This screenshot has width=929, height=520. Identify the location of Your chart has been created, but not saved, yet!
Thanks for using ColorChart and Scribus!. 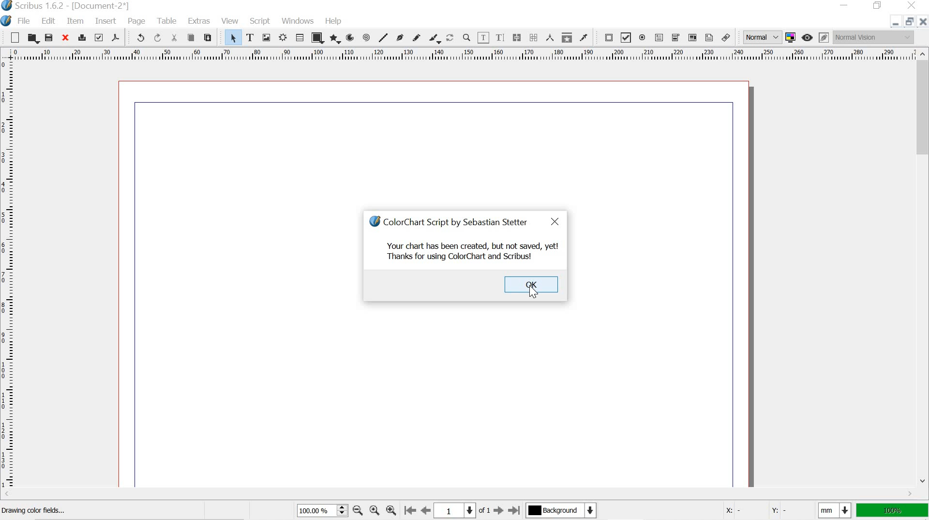
(472, 251).